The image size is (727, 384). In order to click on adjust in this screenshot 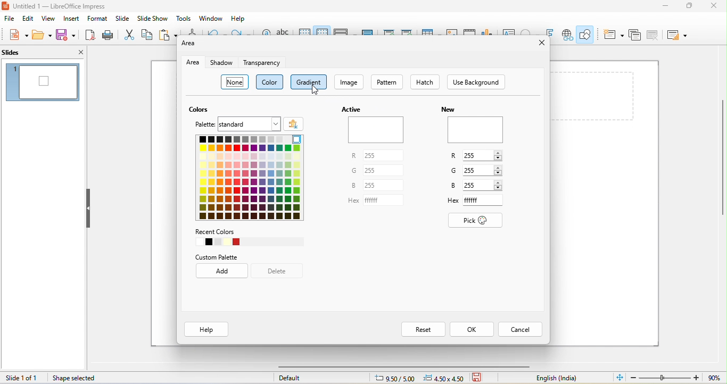, I will do `click(501, 154)`.